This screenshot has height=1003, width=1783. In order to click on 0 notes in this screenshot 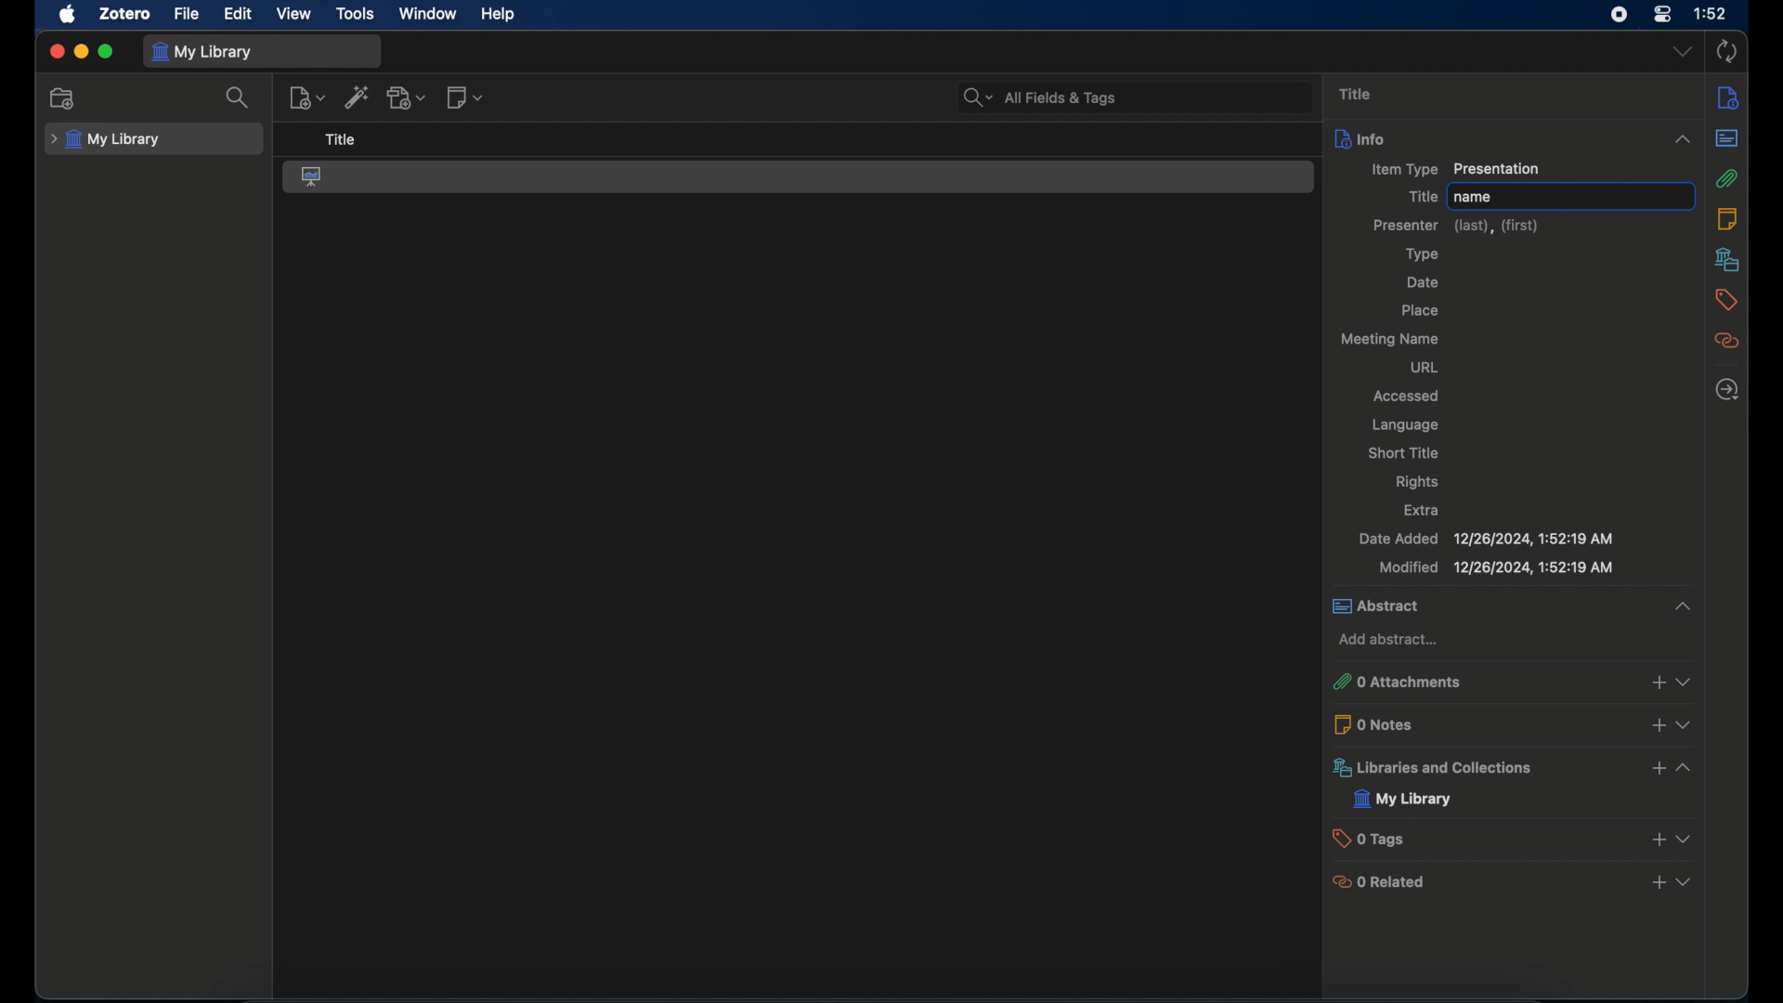, I will do `click(1512, 723)`.